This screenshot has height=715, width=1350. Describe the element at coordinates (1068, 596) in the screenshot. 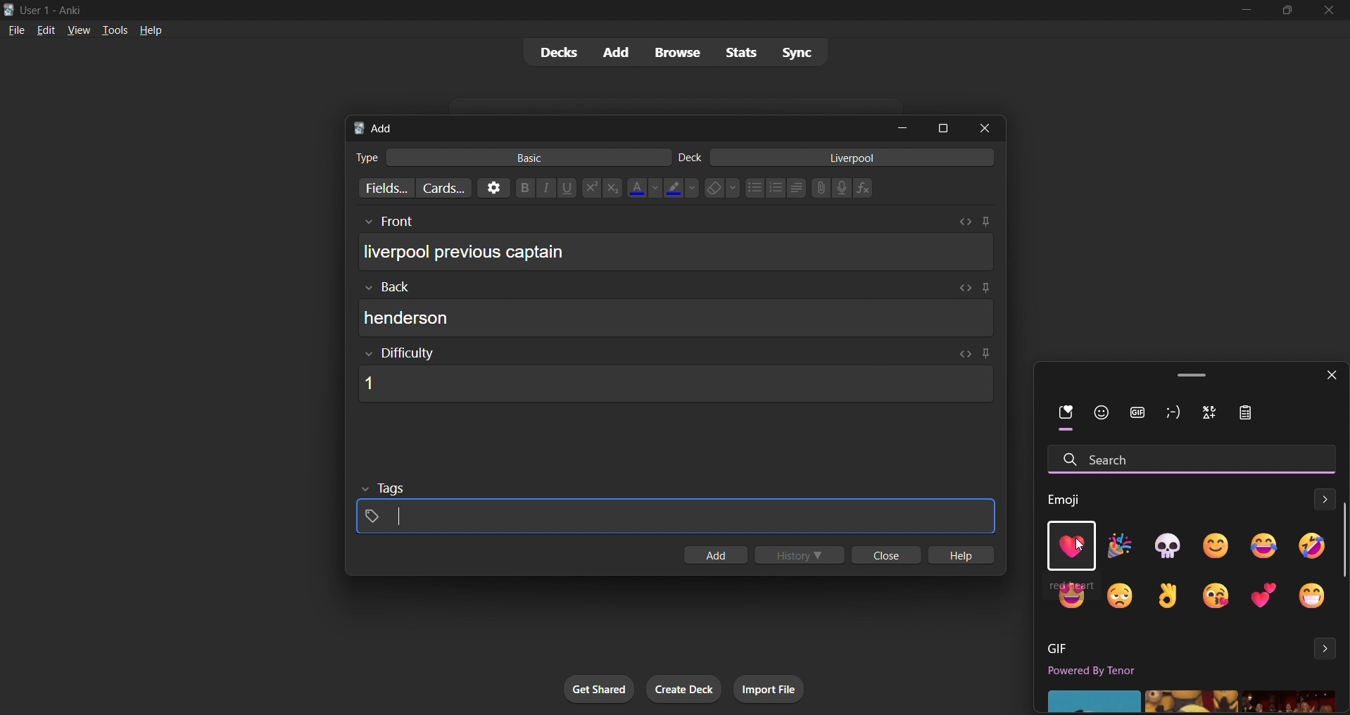

I see `emoji` at that location.